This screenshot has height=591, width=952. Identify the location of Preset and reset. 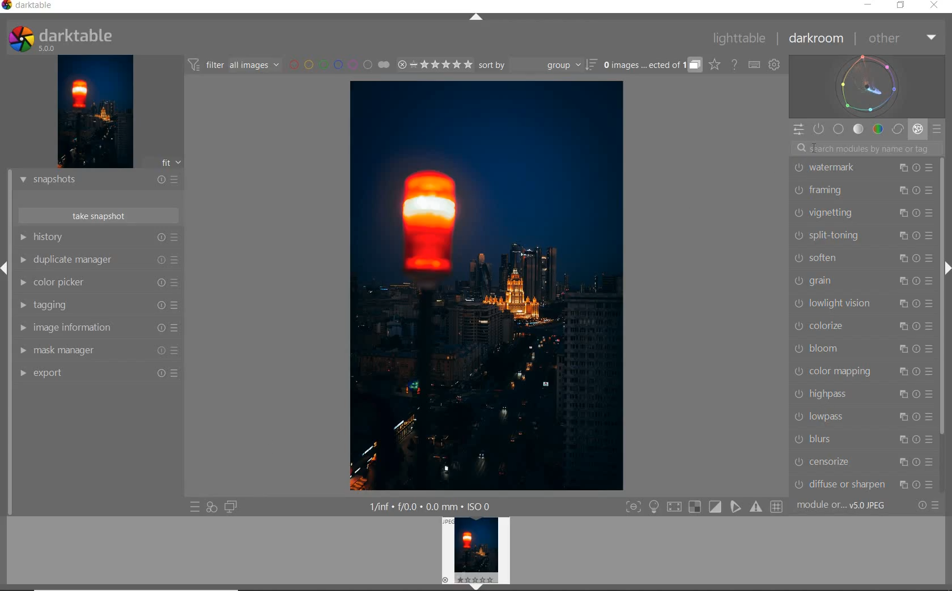
(929, 416).